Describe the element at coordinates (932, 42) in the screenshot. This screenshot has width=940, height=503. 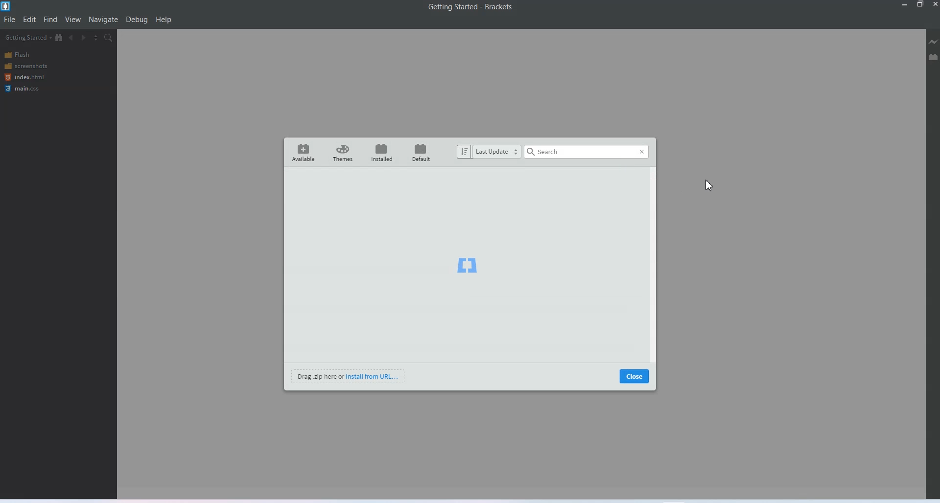
I see `Live Preview` at that location.